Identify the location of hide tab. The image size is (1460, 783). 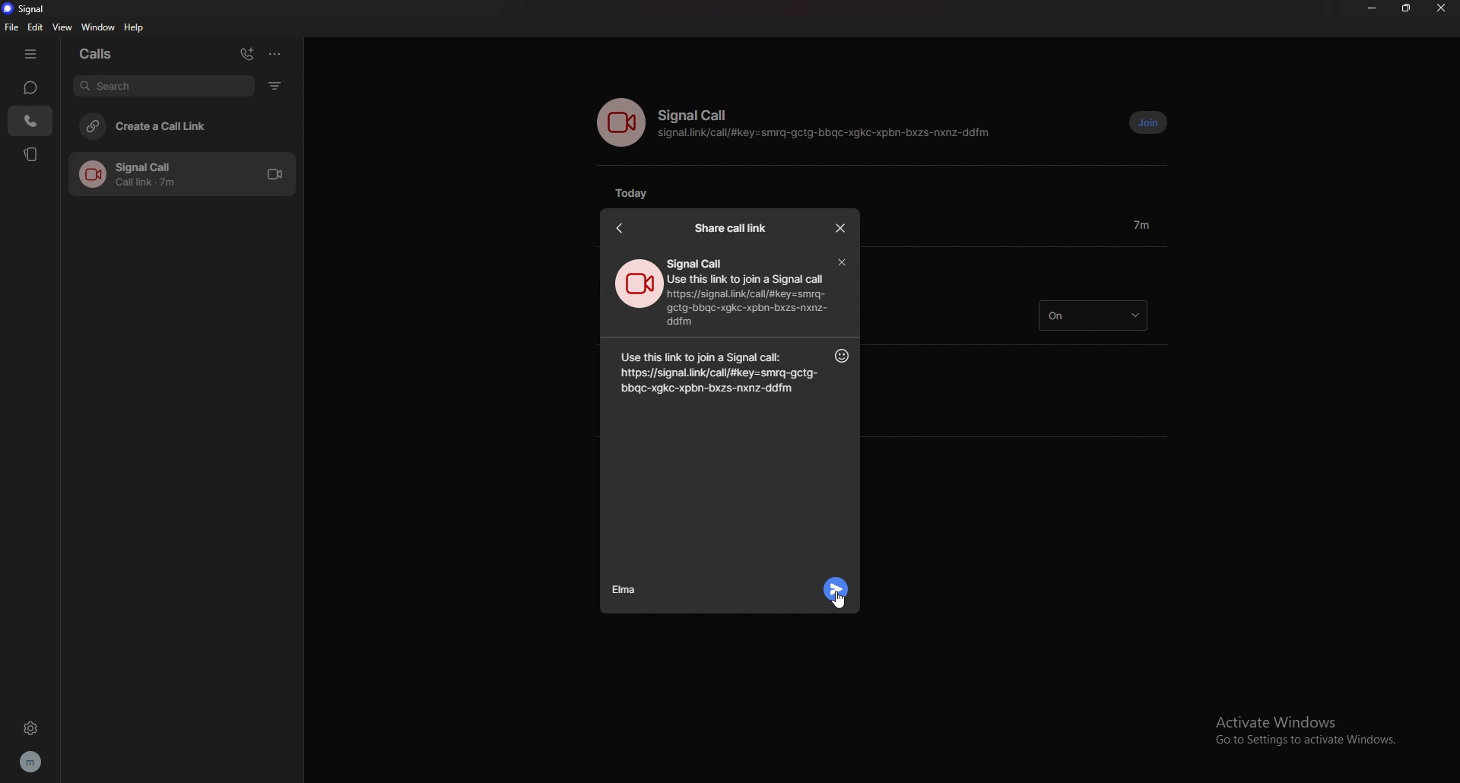
(33, 54).